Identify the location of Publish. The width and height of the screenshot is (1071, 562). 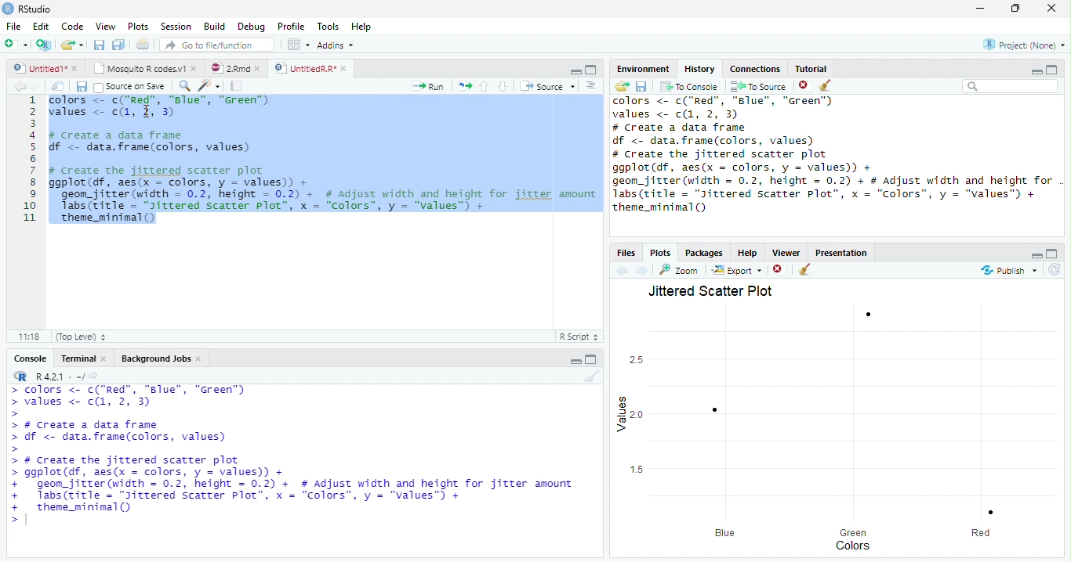
(1007, 271).